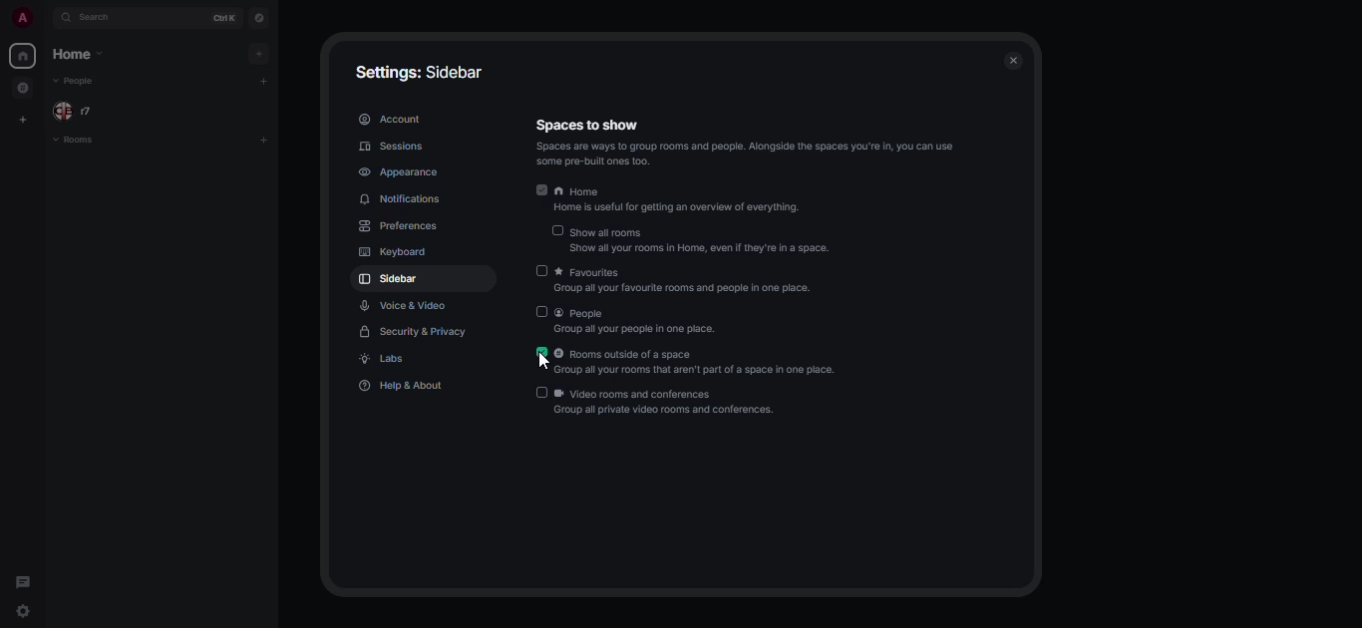 The width and height of the screenshot is (1362, 628). Describe the element at coordinates (685, 271) in the screenshot. I see `favorites` at that location.